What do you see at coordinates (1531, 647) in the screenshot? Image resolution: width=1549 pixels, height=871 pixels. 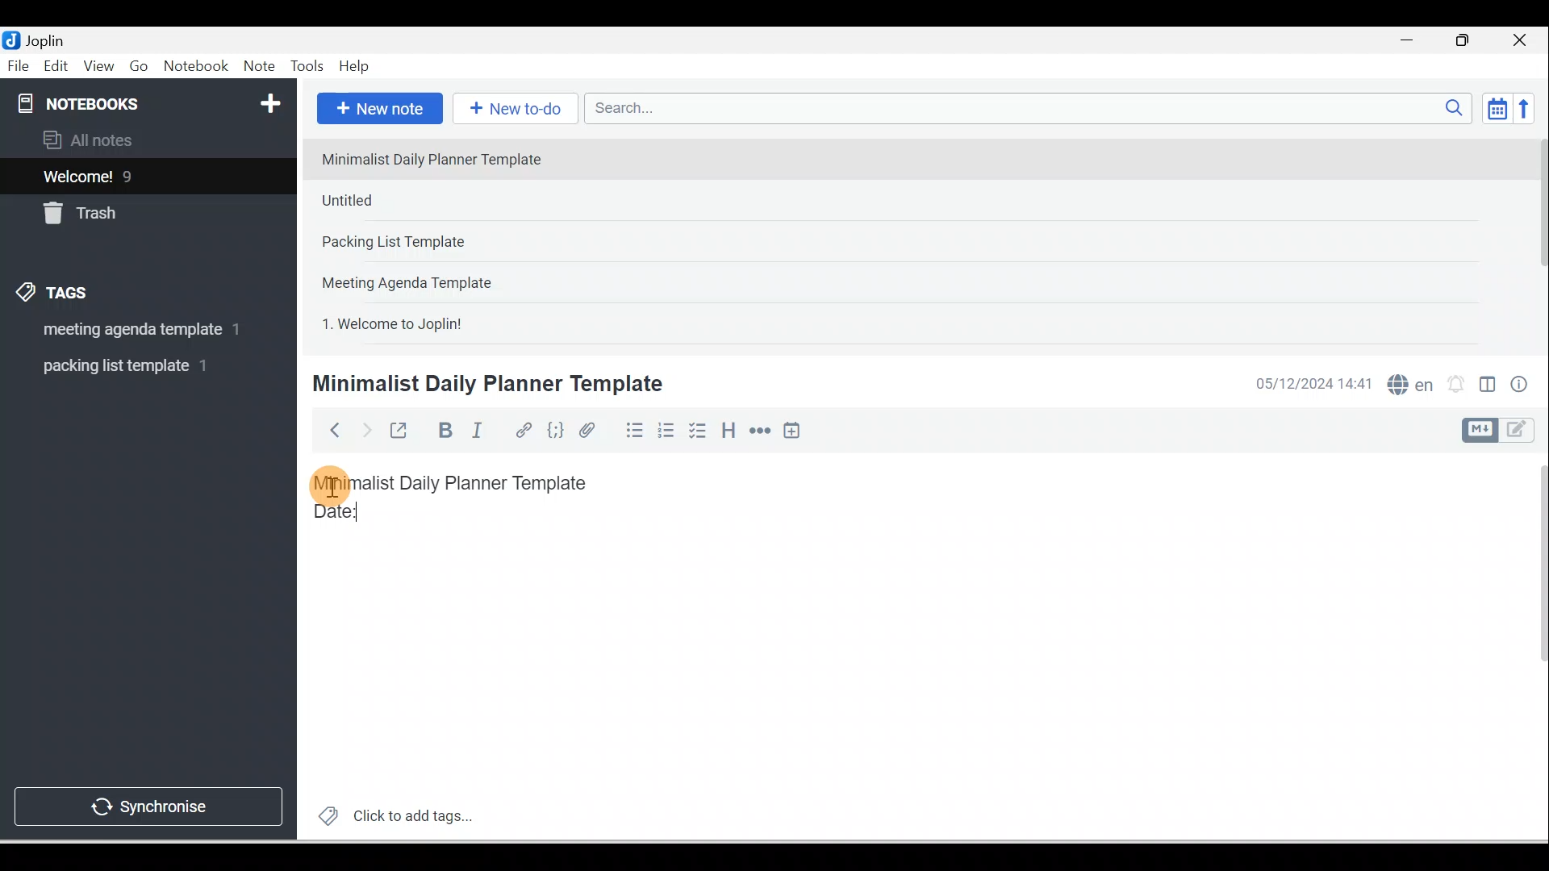 I see `Scroll bar` at bounding box center [1531, 647].